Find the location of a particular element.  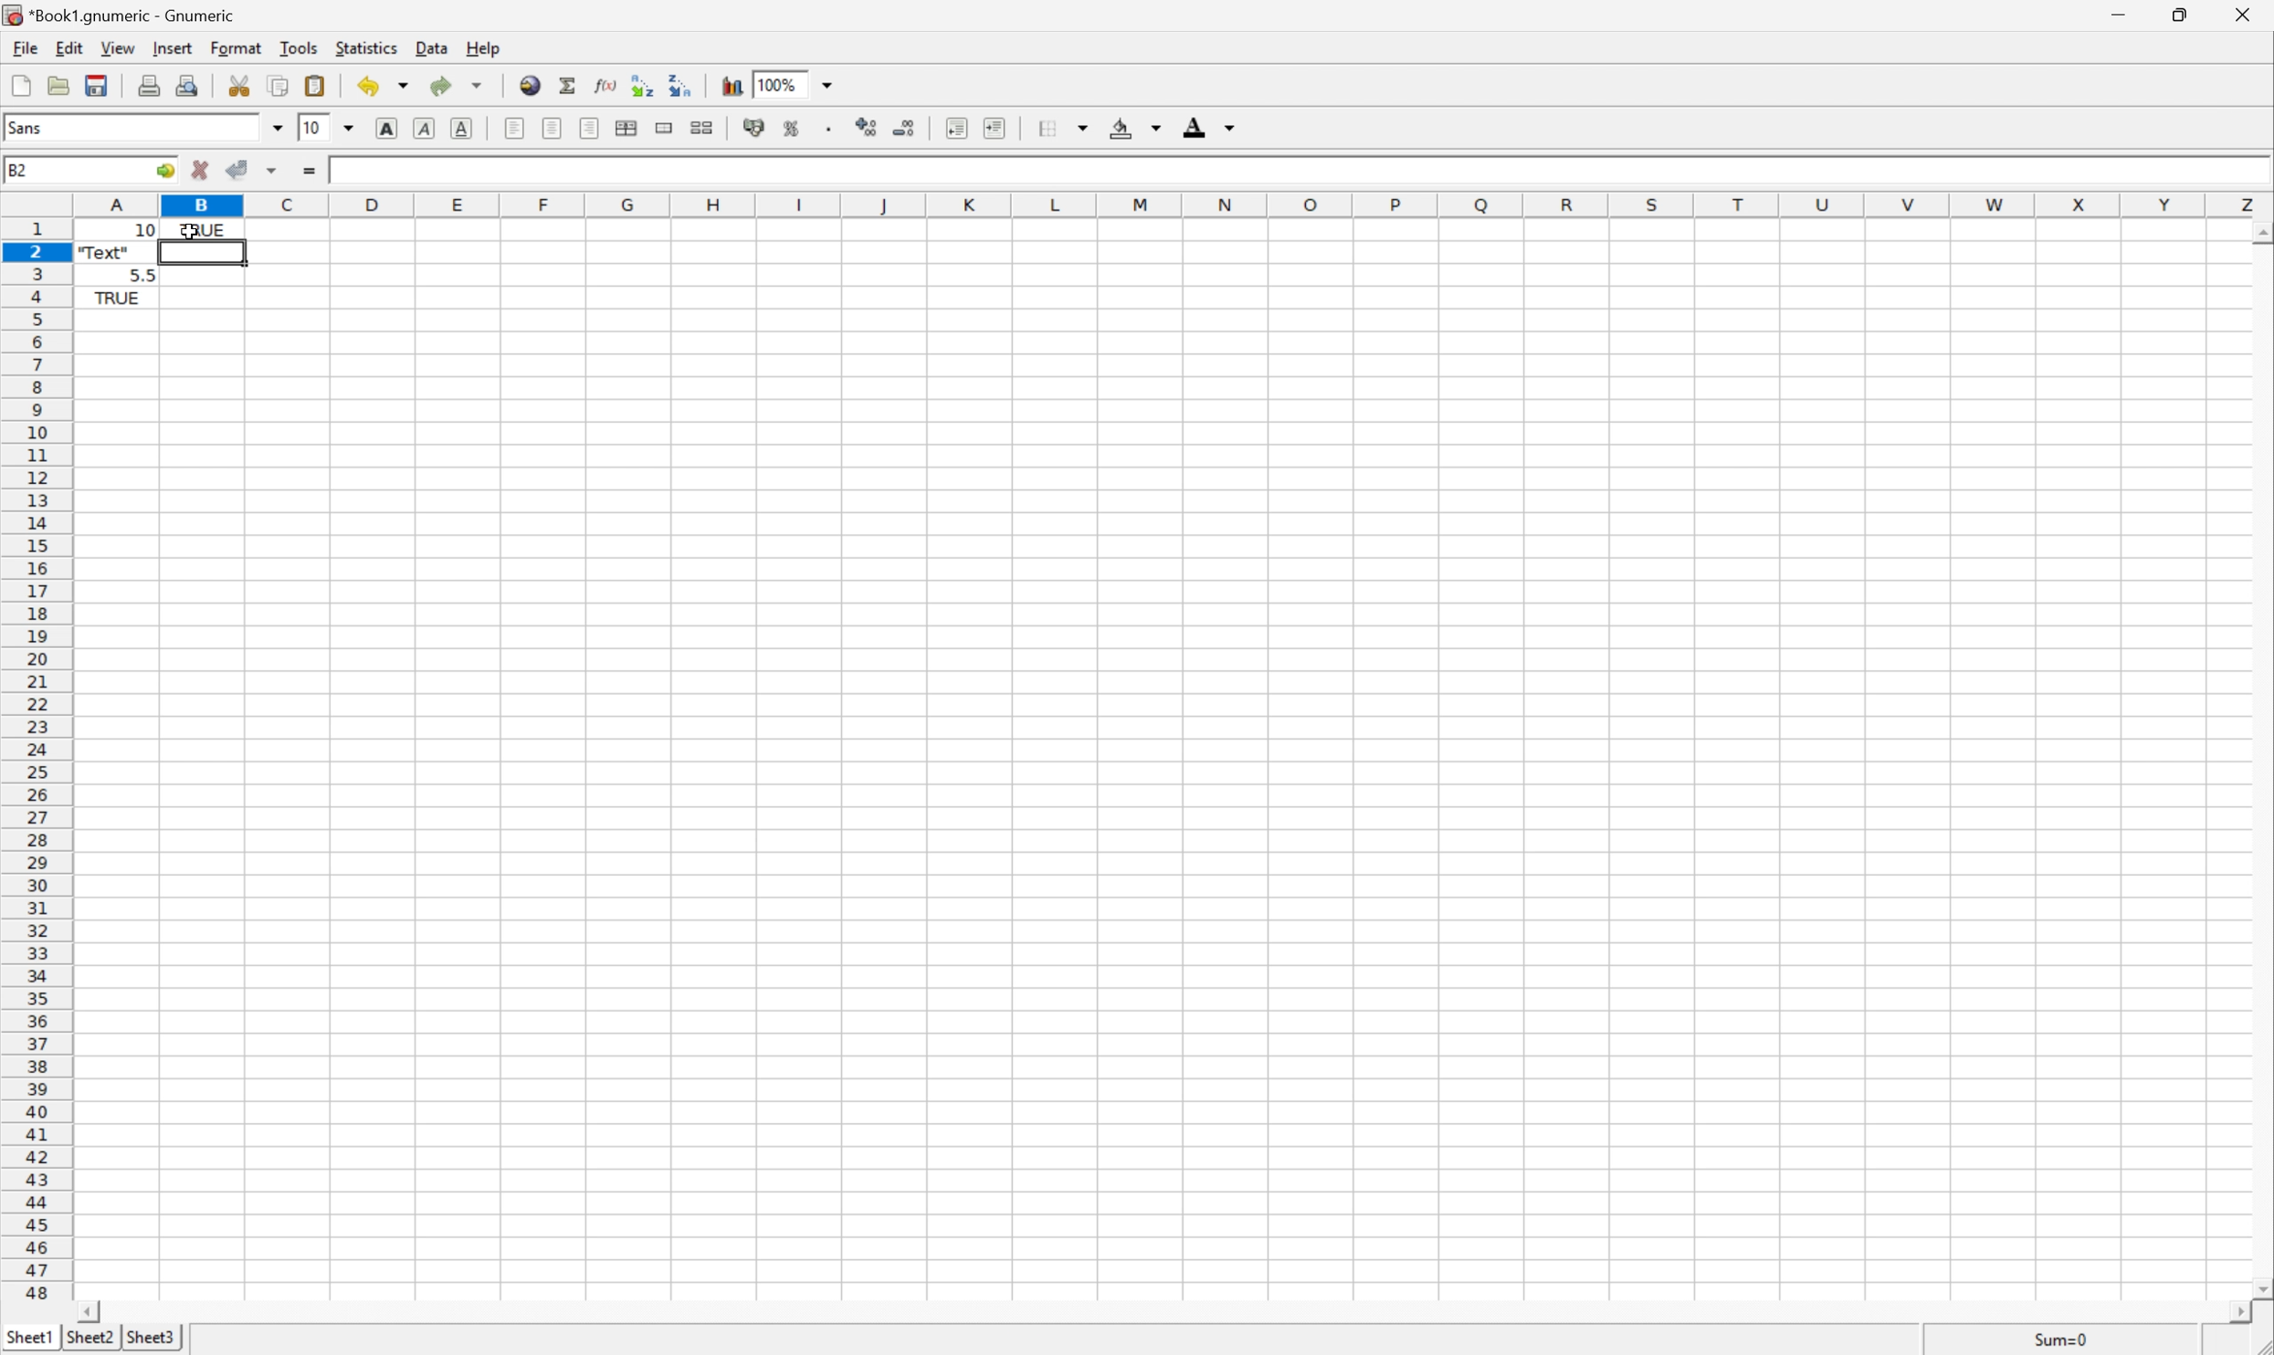

Drop Down is located at coordinates (350, 127).